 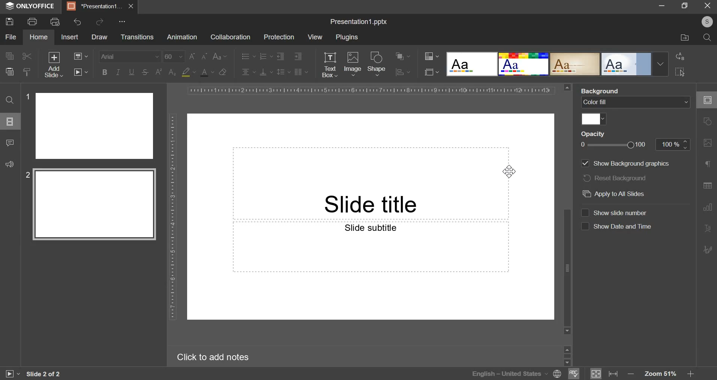 I want to click on full screen, so click(x=688, y=6).